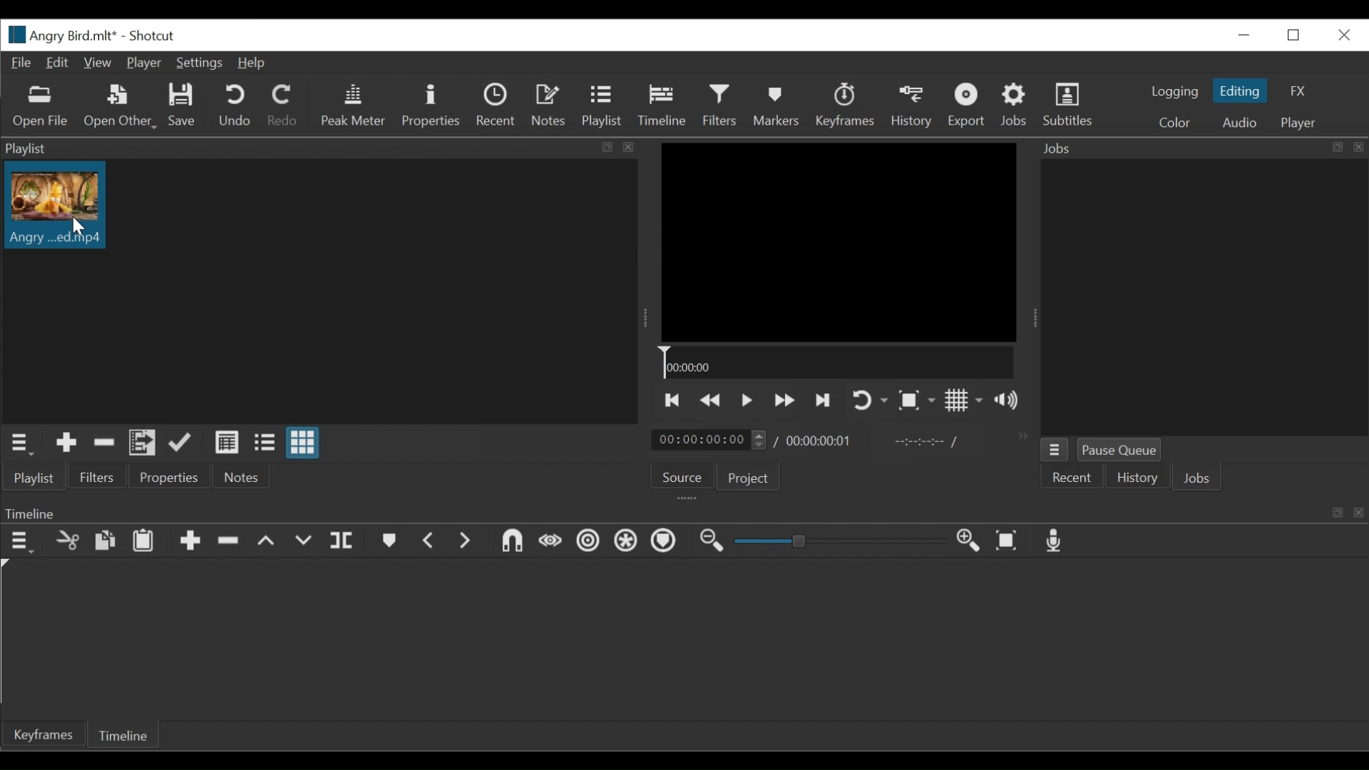 This screenshot has height=770, width=1369. Describe the element at coordinates (156, 35) in the screenshot. I see `Shotcut` at that location.